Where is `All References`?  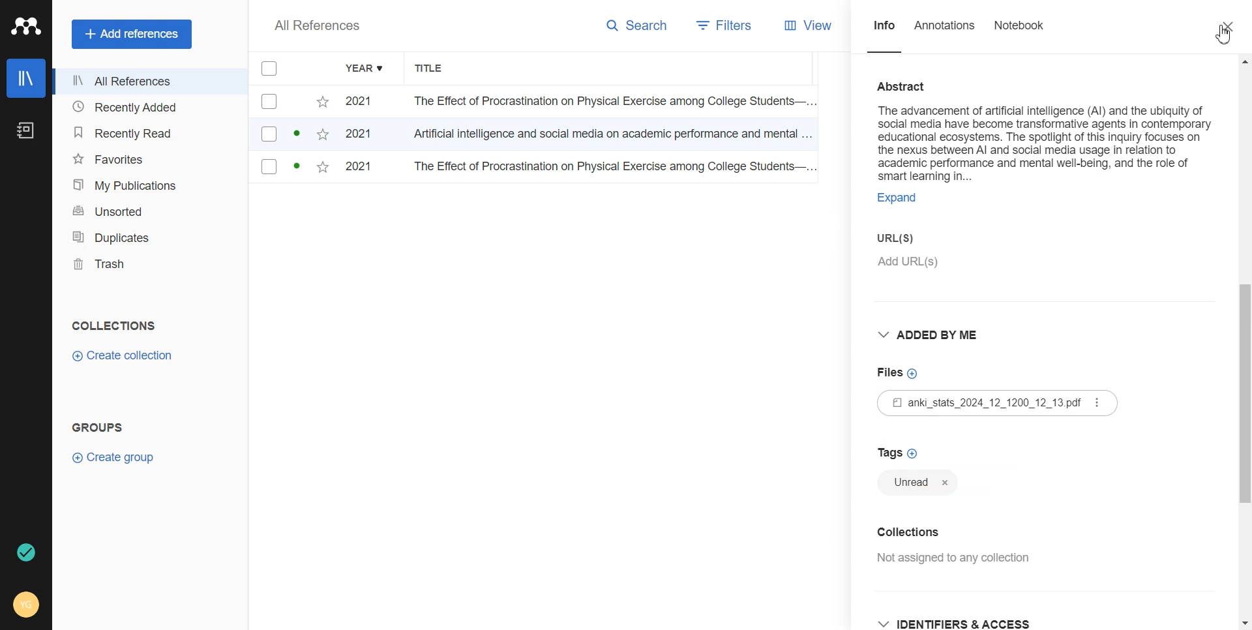
All References is located at coordinates (149, 83).